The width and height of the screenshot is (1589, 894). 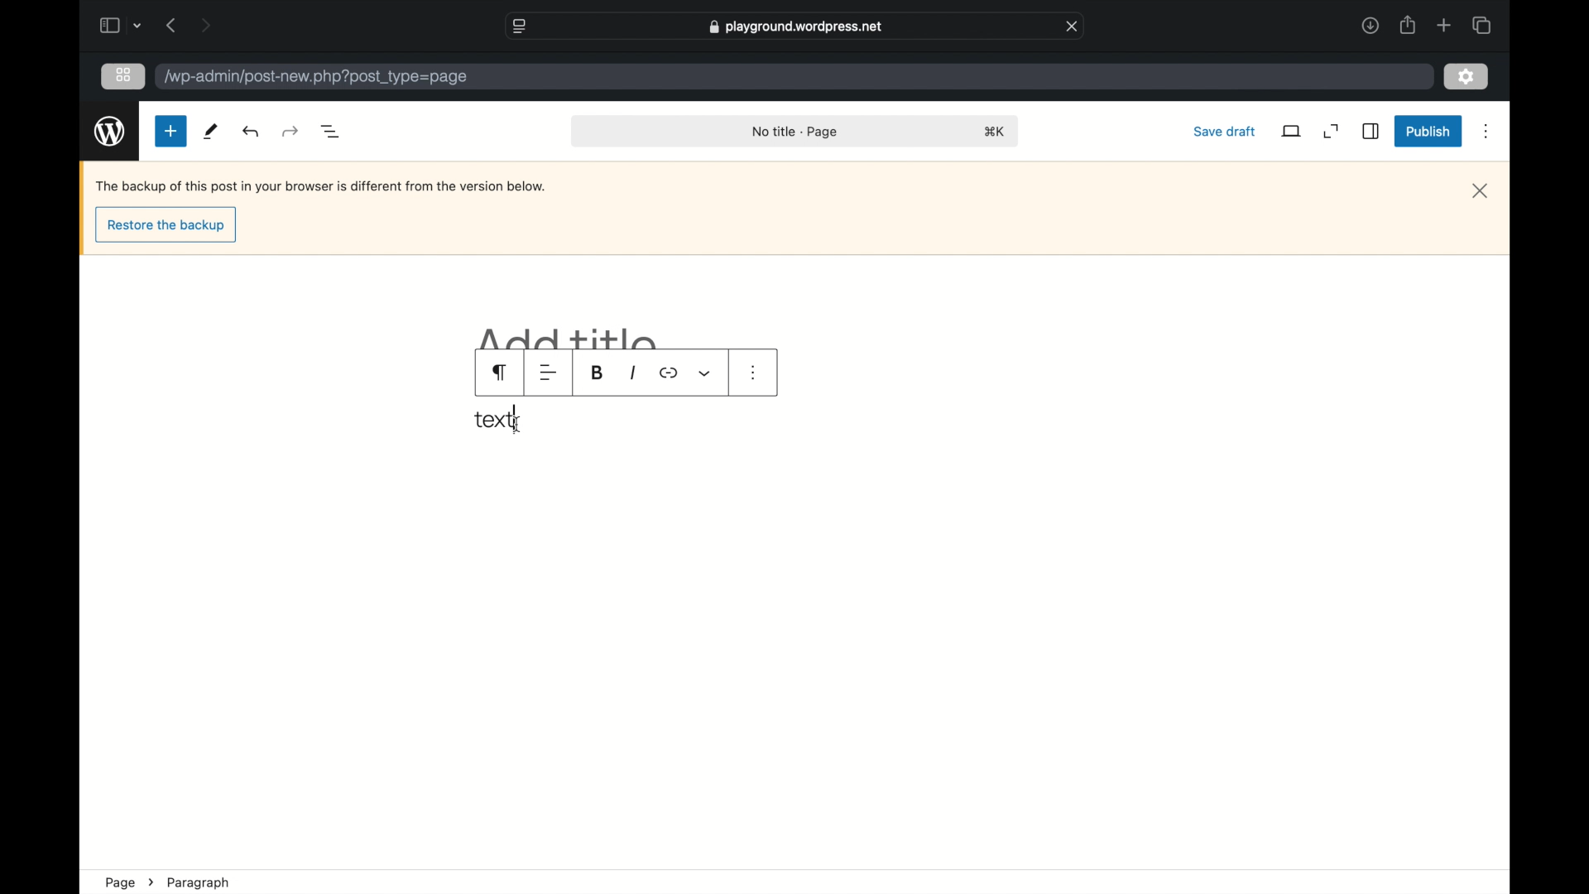 What do you see at coordinates (1292, 131) in the screenshot?
I see `view` at bounding box center [1292, 131].